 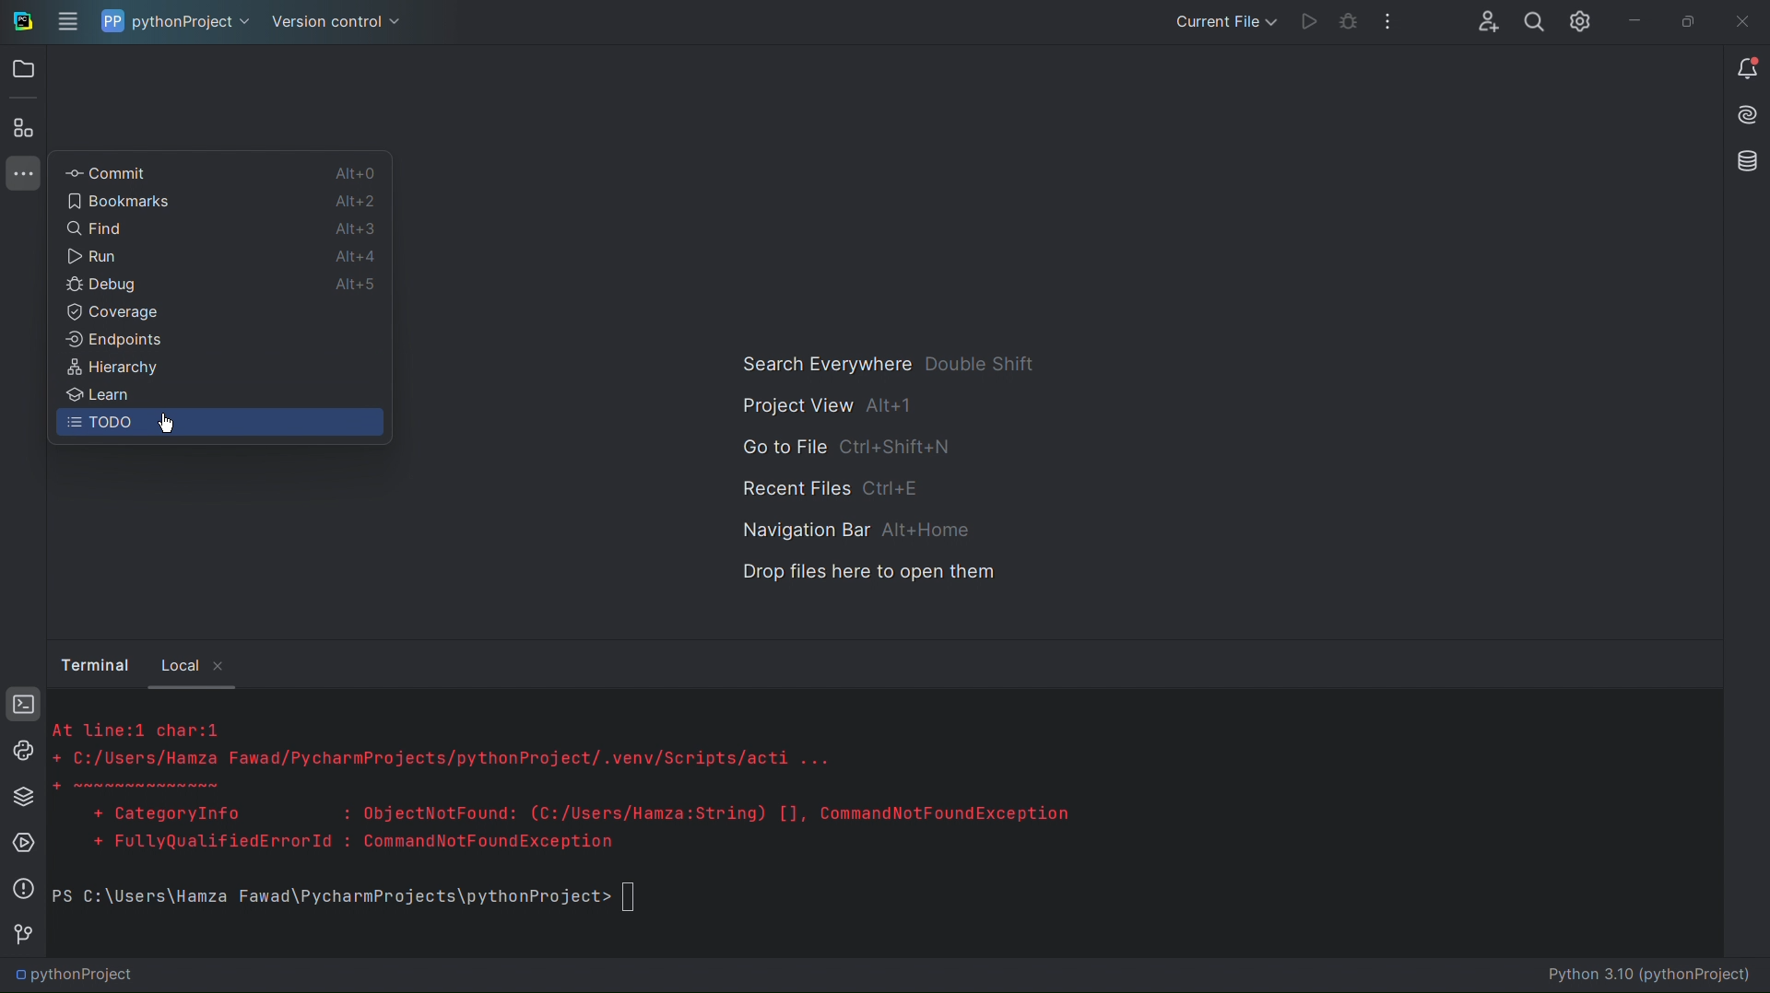 What do you see at coordinates (109, 169) in the screenshot?
I see `Commit` at bounding box center [109, 169].